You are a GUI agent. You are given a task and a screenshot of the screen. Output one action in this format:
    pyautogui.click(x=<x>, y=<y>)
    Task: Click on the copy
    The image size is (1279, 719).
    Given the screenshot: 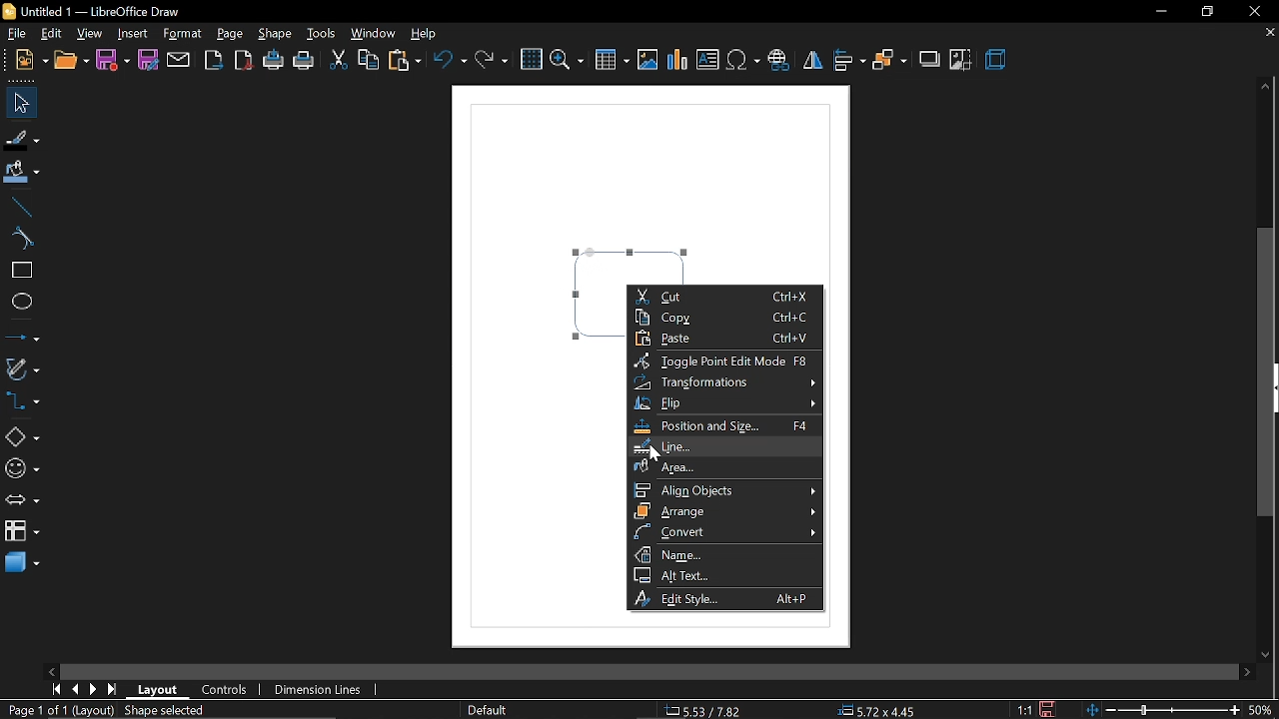 What is the action you would take?
    pyautogui.click(x=725, y=317)
    